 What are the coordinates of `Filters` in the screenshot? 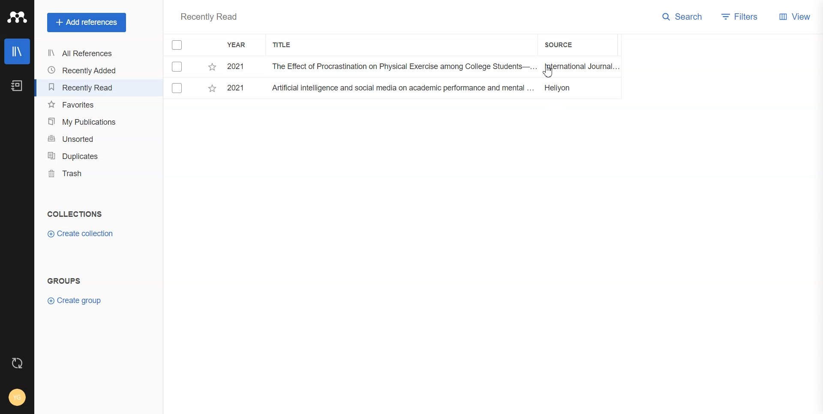 It's located at (740, 16).